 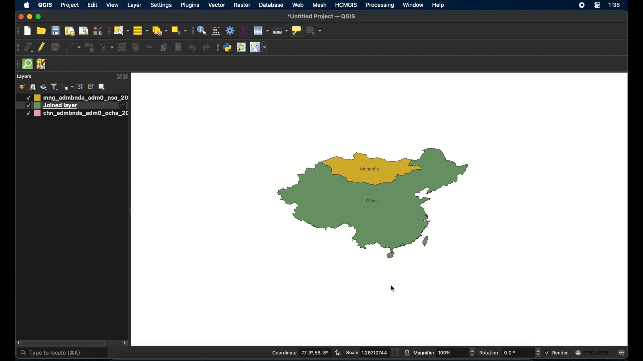 What do you see at coordinates (322, 17) in the screenshot?
I see `untitled project - QGIS` at bounding box center [322, 17].